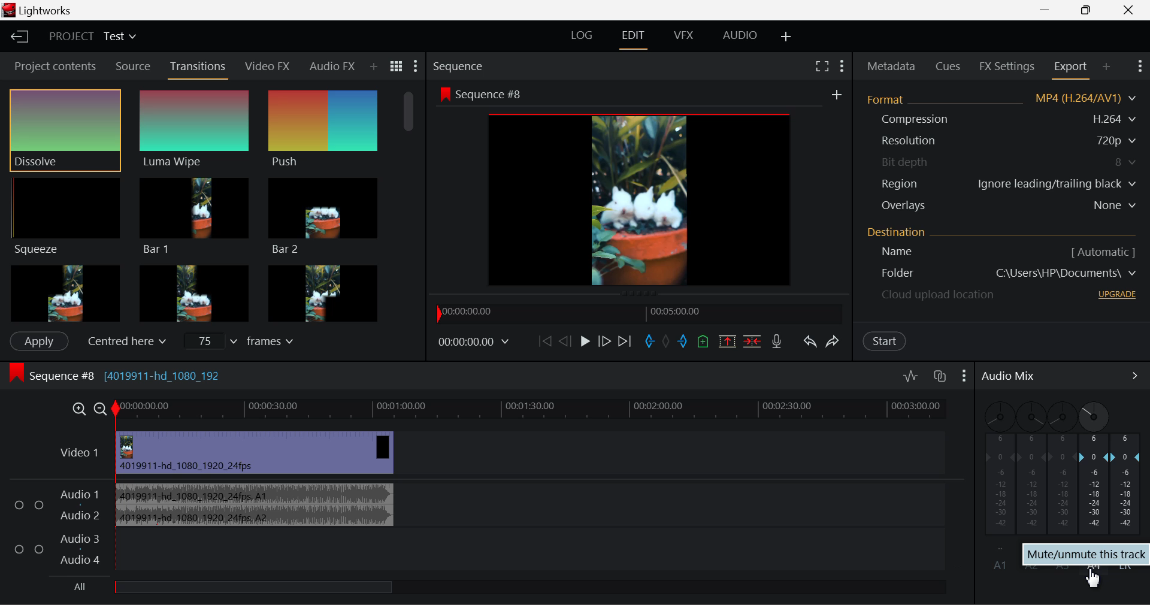  What do you see at coordinates (1063, 474) in the screenshot?
I see `A3 Disabled` at bounding box center [1063, 474].